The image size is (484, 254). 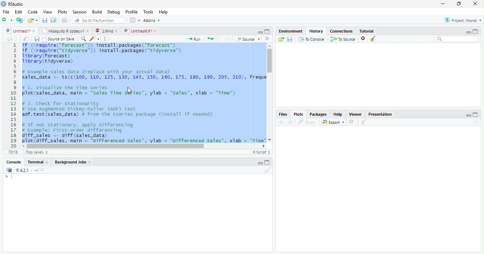 I want to click on Clean, so click(x=267, y=170).